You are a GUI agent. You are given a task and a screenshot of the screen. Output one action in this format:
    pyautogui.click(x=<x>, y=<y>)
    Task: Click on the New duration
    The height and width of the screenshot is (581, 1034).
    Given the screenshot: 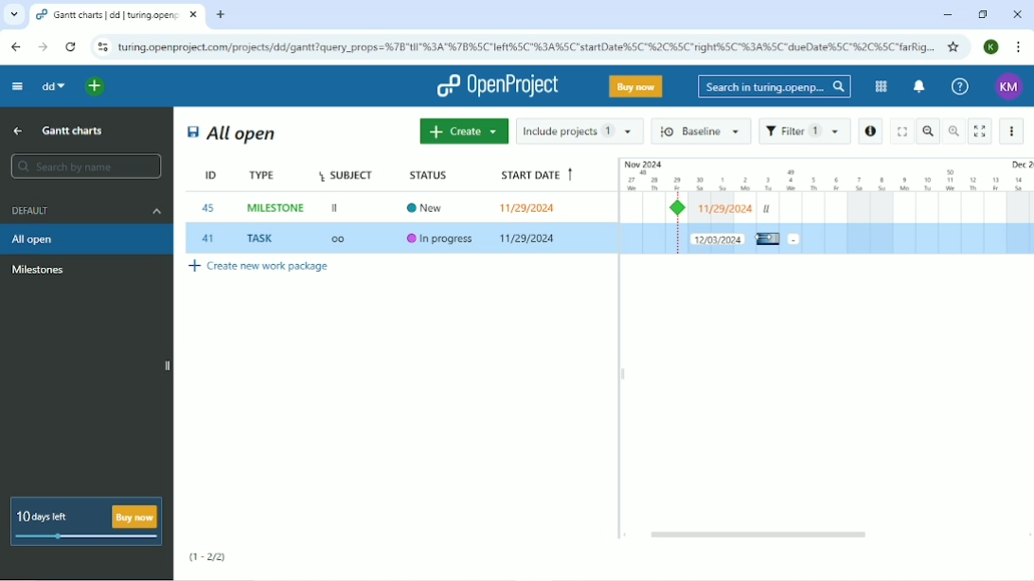 What is the action you would take?
    pyautogui.click(x=718, y=238)
    